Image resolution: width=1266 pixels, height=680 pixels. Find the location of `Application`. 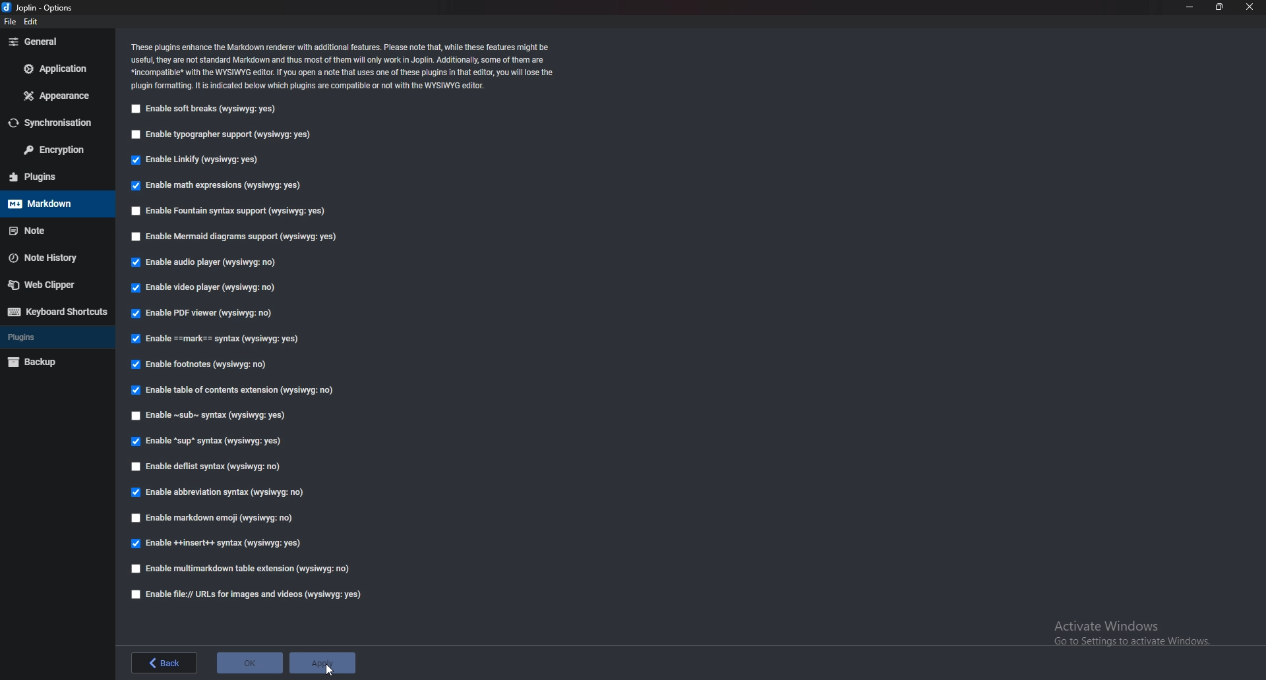

Application is located at coordinates (56, 70).